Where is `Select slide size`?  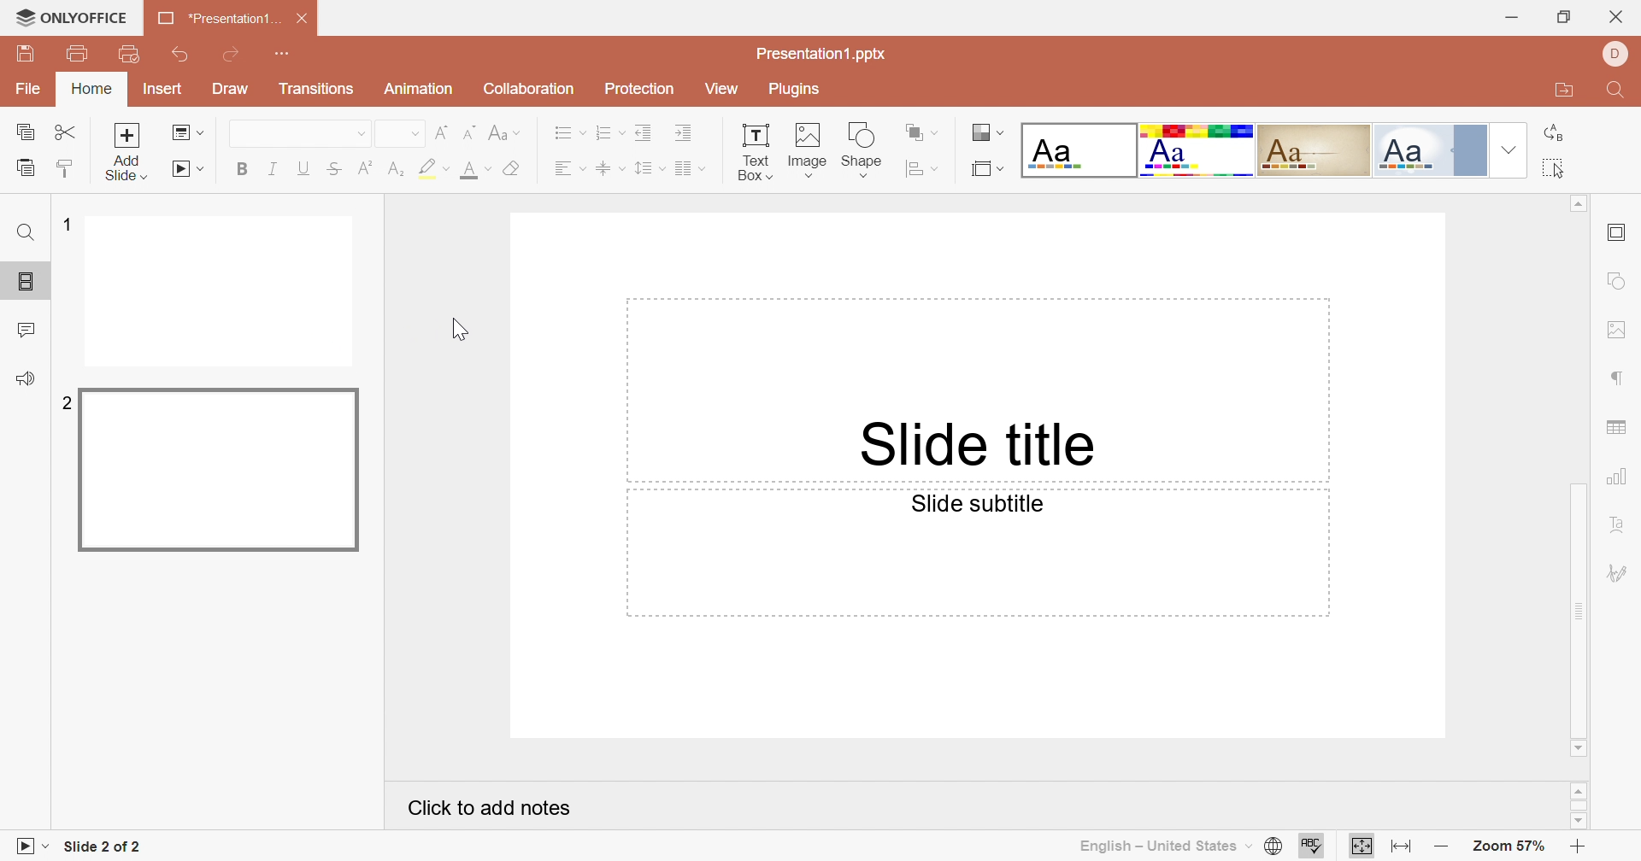
Select slide size is located at coordinates (980, 168).